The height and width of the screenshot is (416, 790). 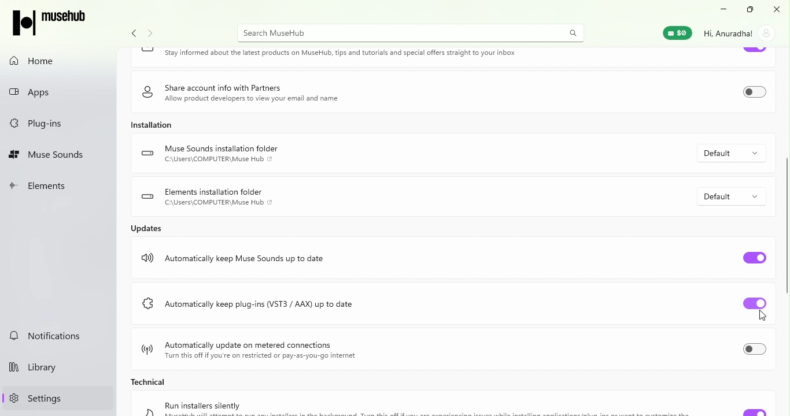 I want to click on Run installers silently, so click(x=204, y=404).